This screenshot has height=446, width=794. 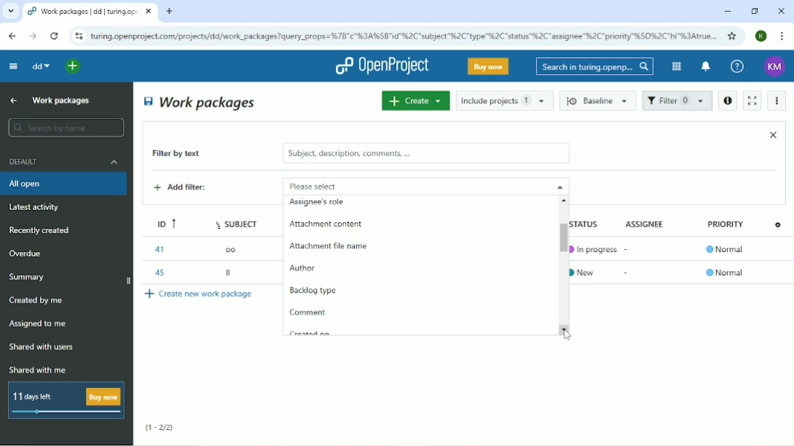 I want to click on Assignee's role, so click(x=320, y=203).